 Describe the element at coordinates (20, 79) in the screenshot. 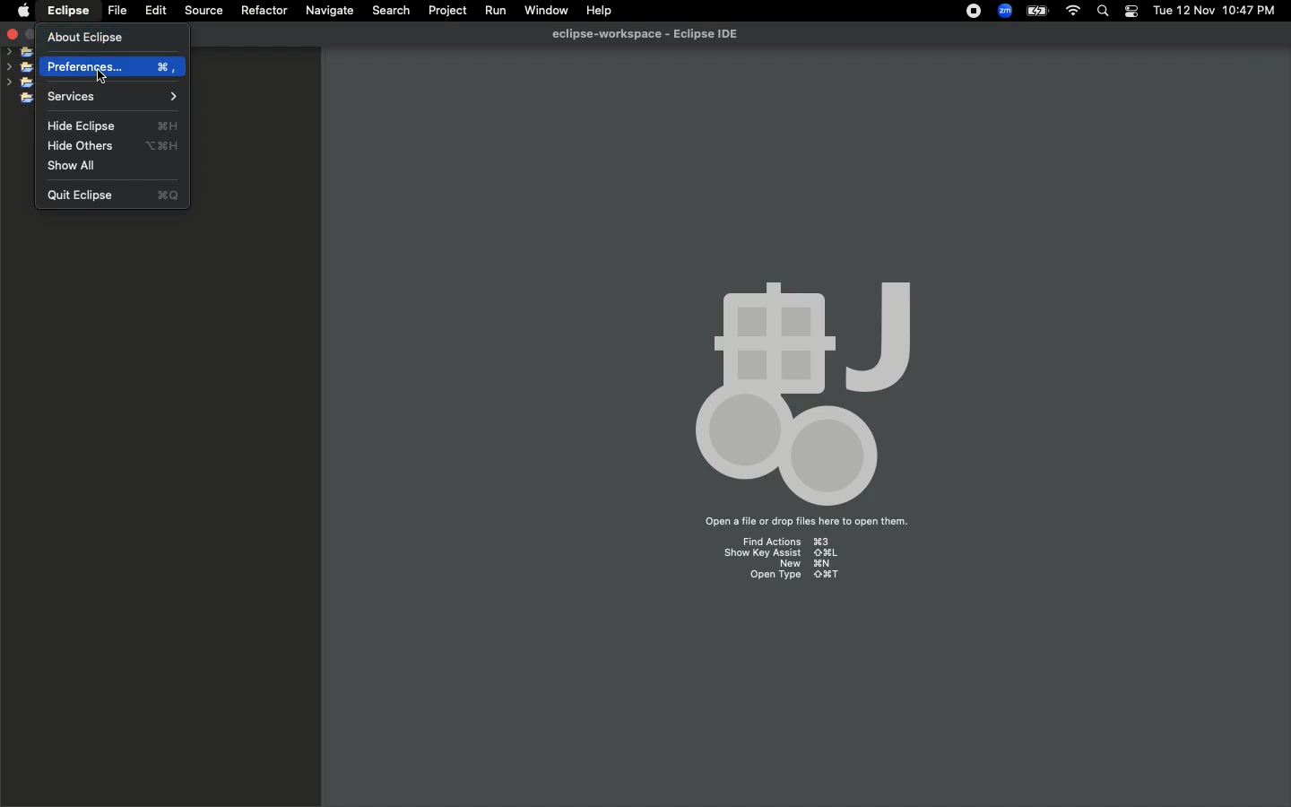

I see `Folder options` at that location.